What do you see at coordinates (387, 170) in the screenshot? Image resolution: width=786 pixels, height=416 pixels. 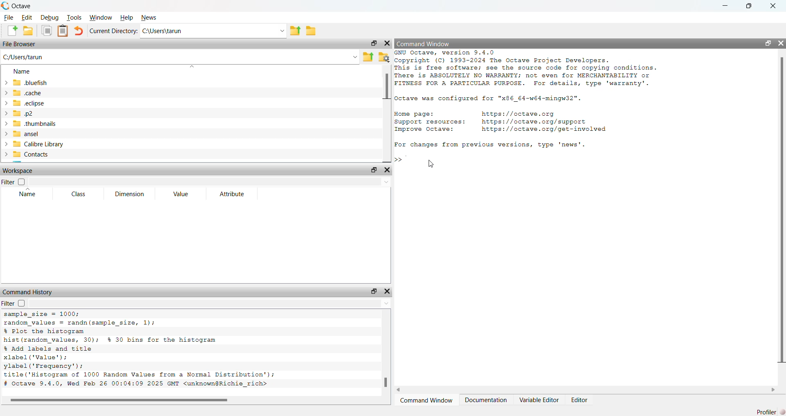 I see `close` at bounding box center [387, 170].